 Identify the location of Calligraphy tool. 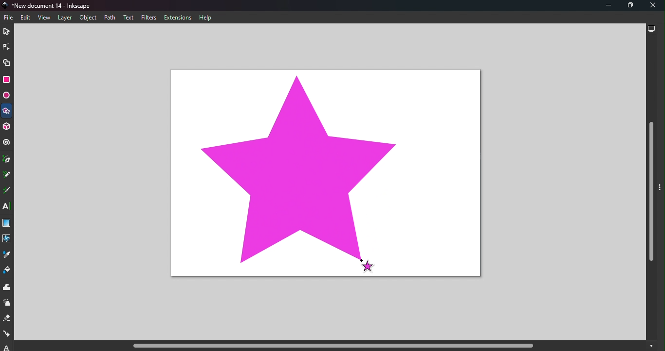
(7, 191).